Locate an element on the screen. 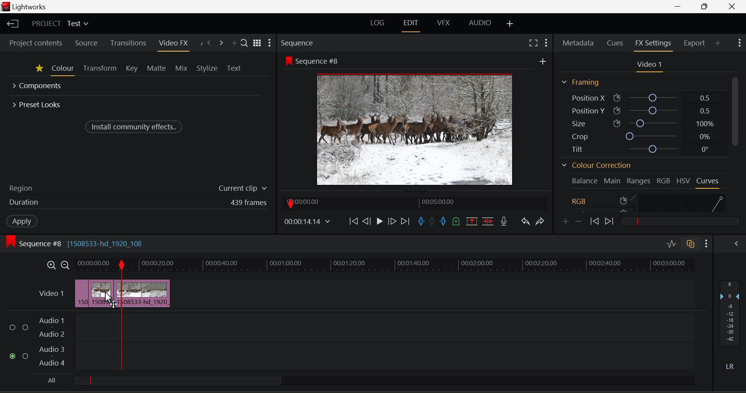 This screenshot has width=746, height=393. LOG Layout is located at coordinates (377, 23).